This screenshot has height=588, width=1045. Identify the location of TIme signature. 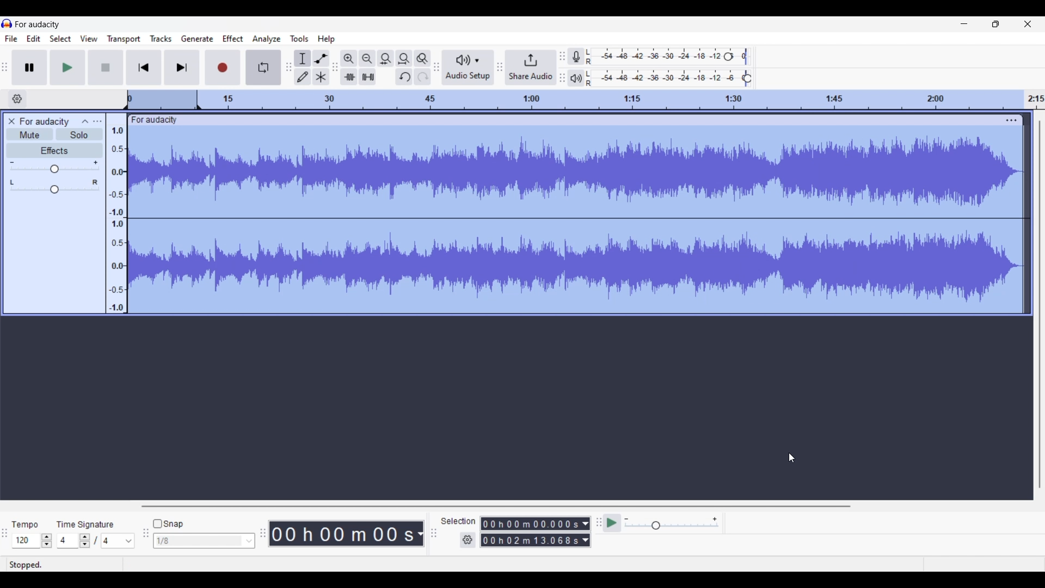
(86, 523).